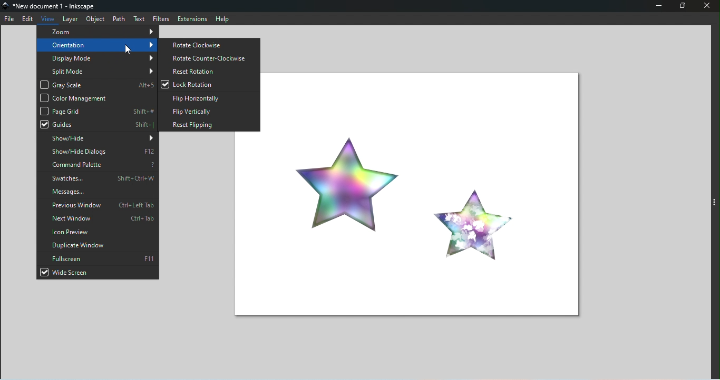  What do you see at coordinates (209, 58) in the screenshot?
I see `Rotate counter-clockwise` at bounding box center [209, 58].